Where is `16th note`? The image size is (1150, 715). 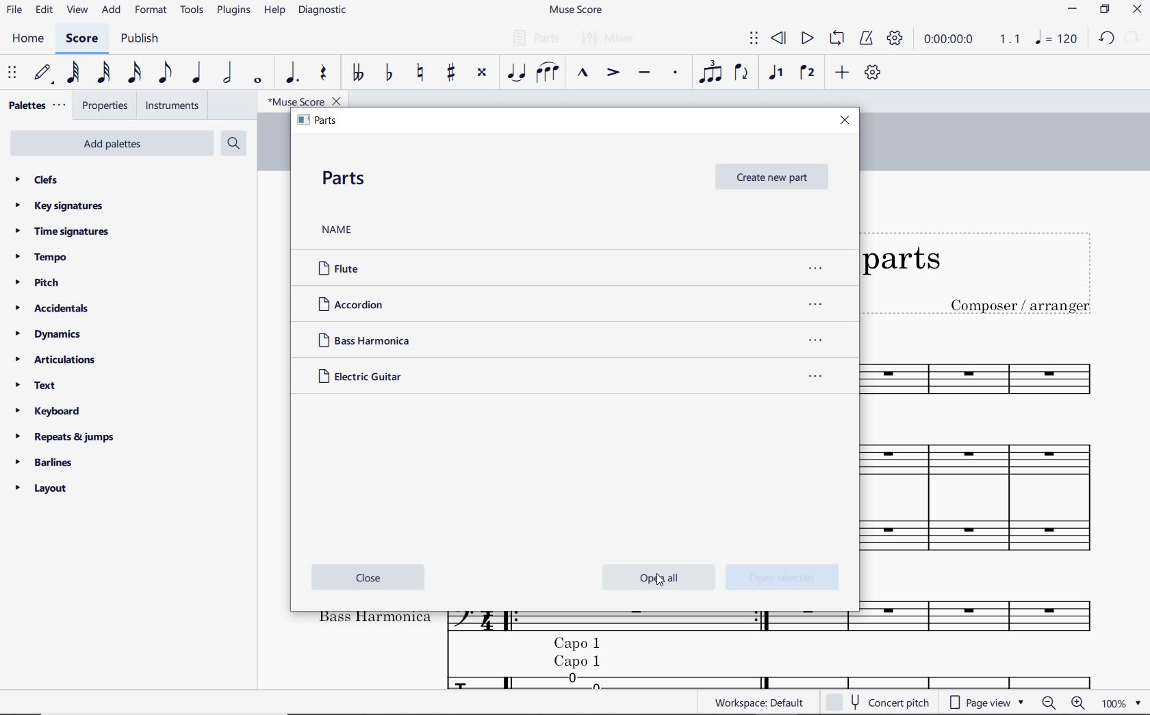 16th note is located at coordinates (134, 71).